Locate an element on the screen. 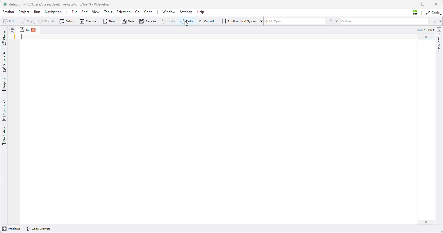  Line: 1 Col: 1 is located at coordinates (428, 29).